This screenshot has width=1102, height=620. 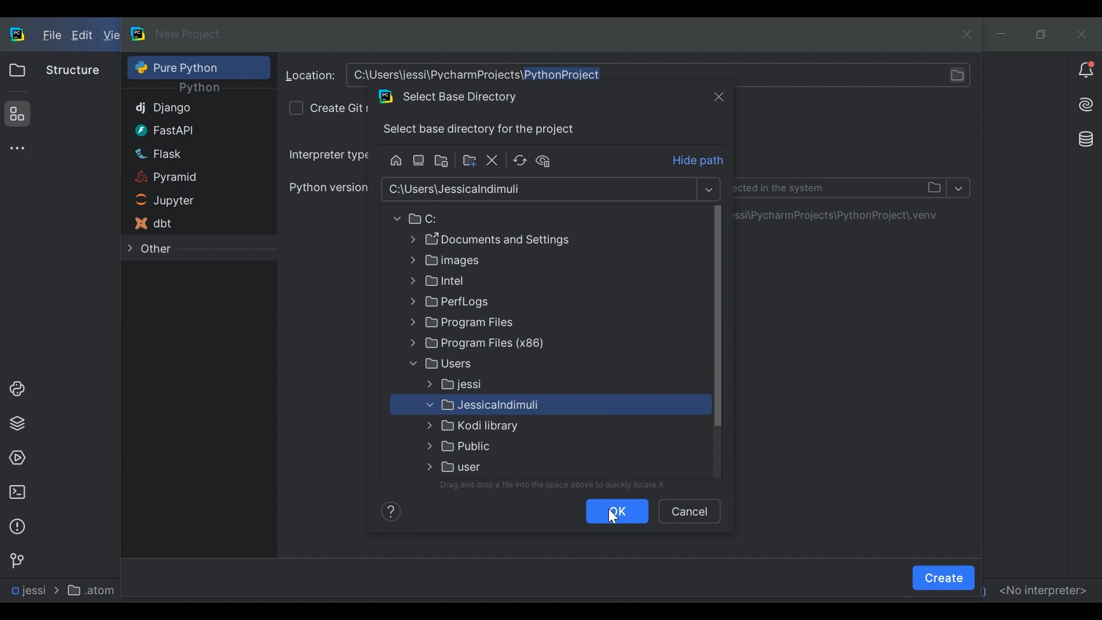 I want to click on Info, so click(x=389, y=510).